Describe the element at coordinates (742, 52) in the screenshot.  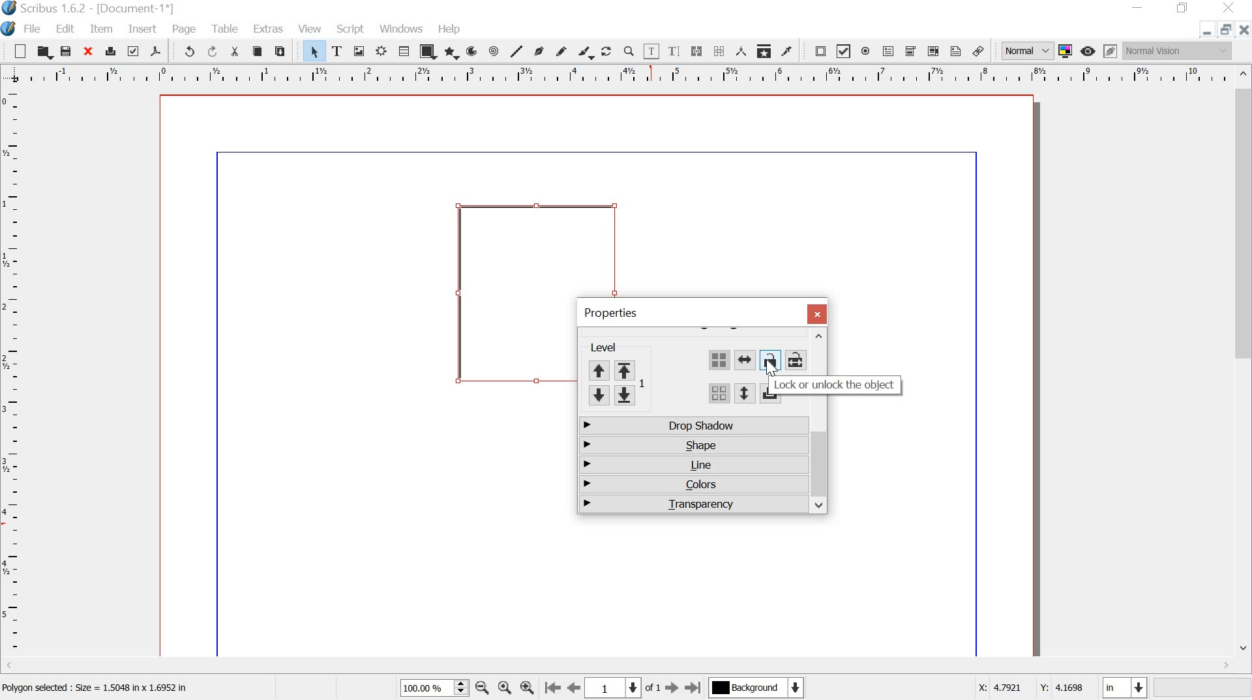
I see `measurements` at that location.